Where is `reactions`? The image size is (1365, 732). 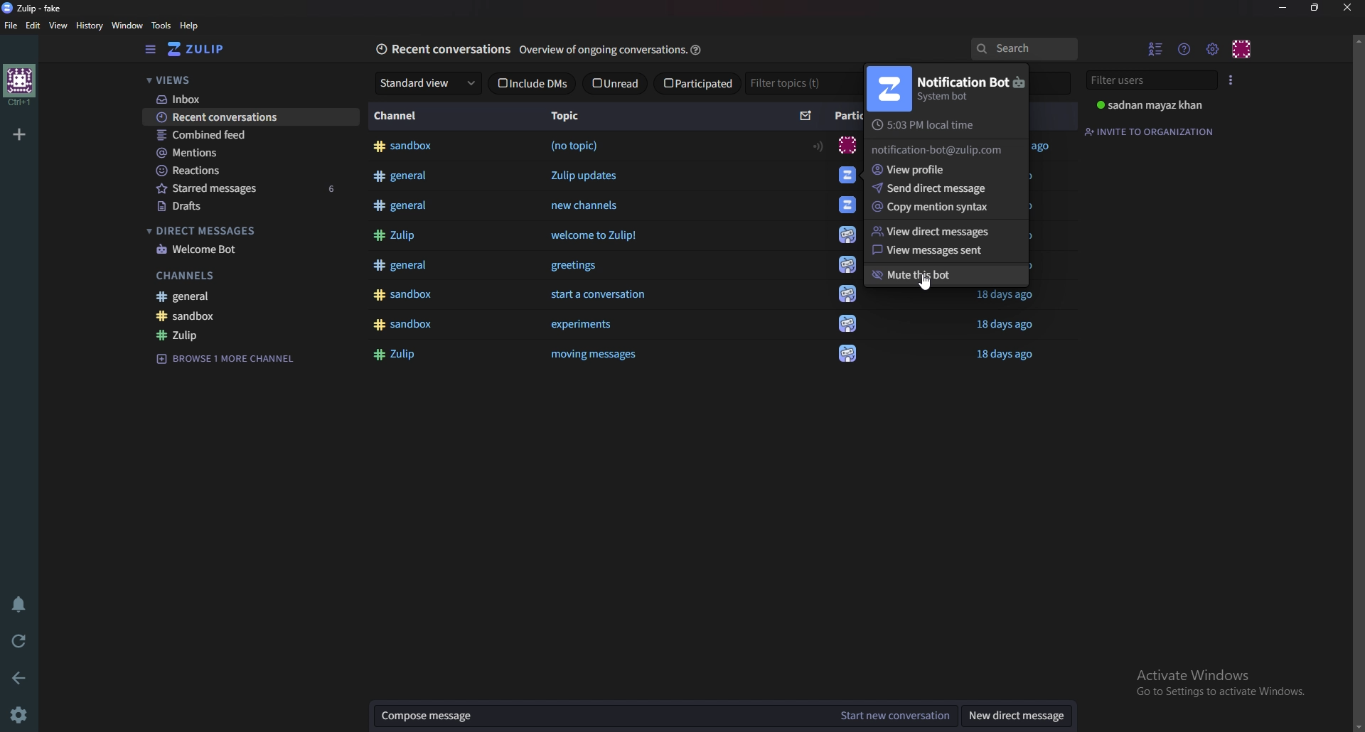 reactions is located at coordinates (238, 170).